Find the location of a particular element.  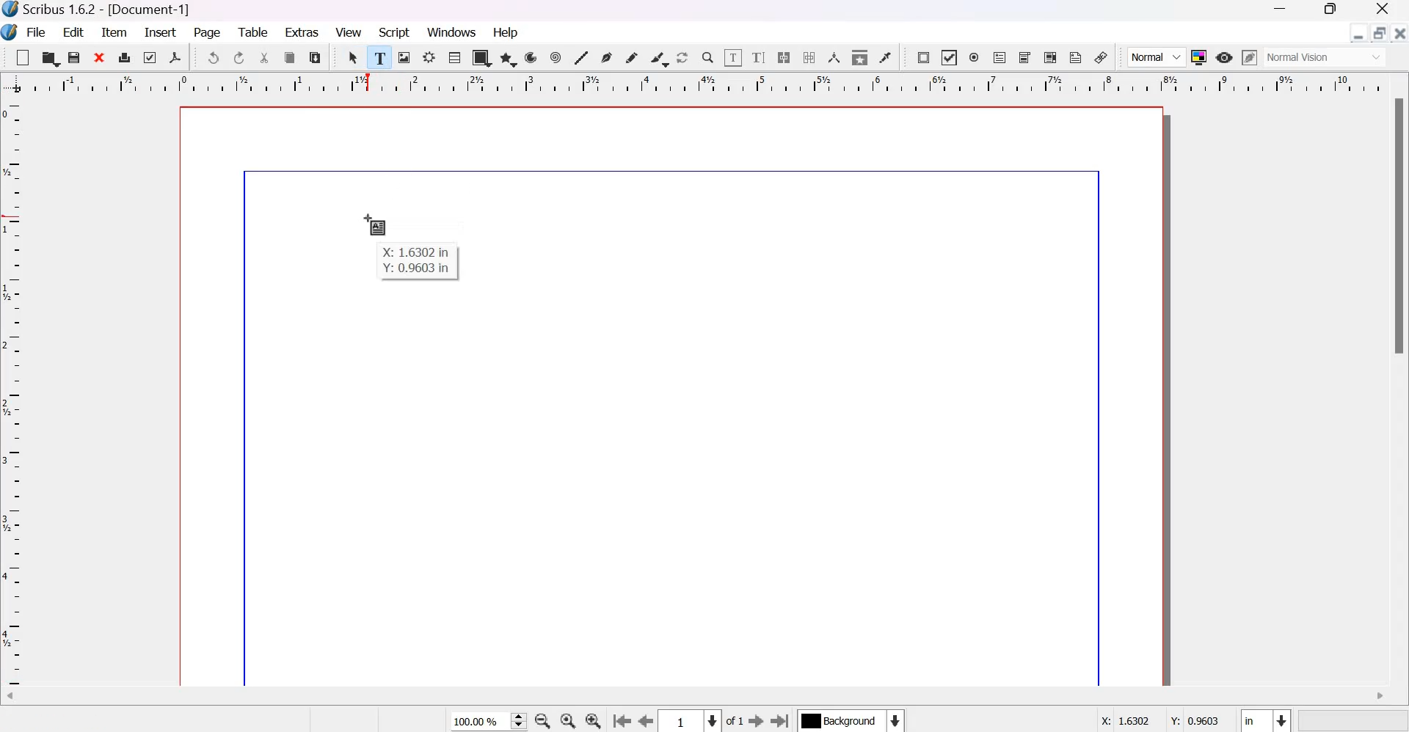

script is located at coordinates (395, 32).